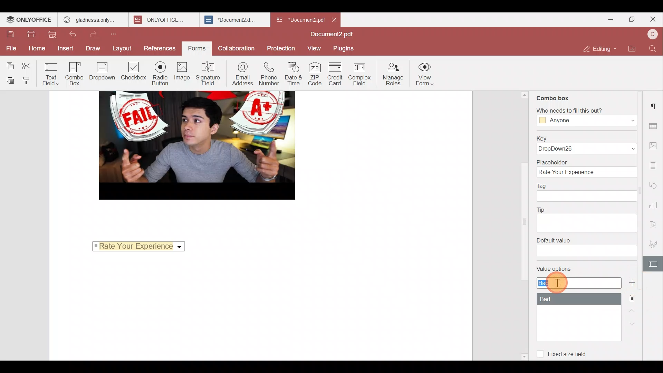 This screenshot has height=373, width=663. Describe the element at coordinates (77, 74) in the screenshot. I see `Combo box` at that location.